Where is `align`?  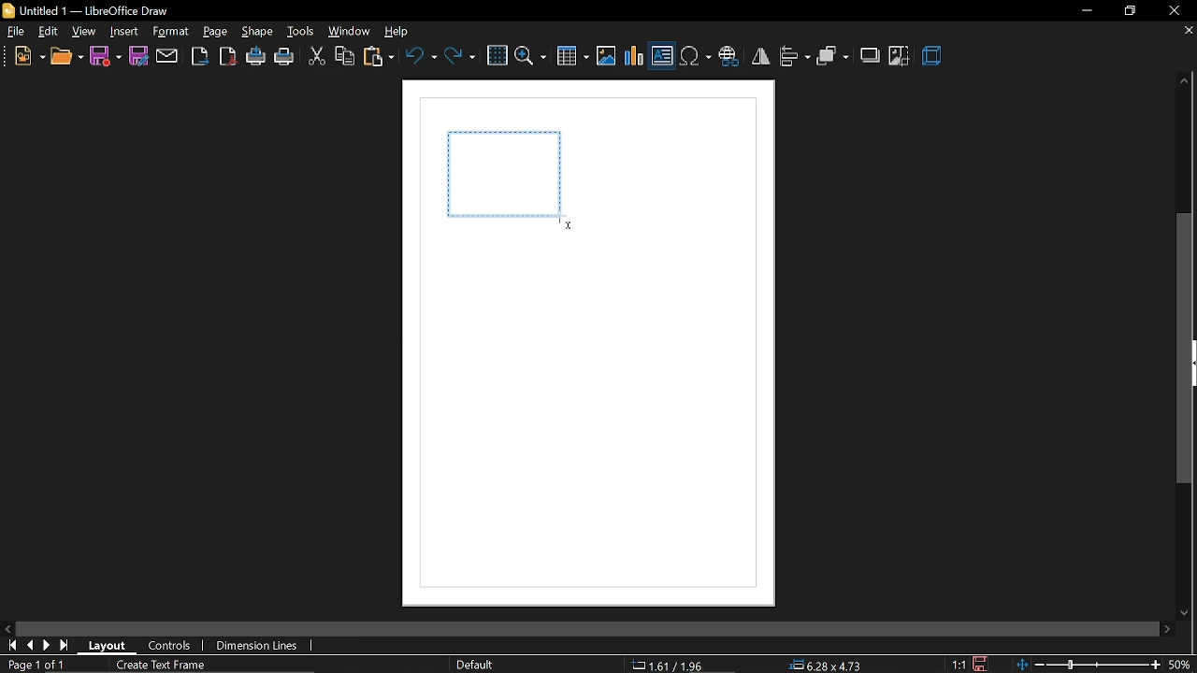
align is located at coordinates (795, 56).